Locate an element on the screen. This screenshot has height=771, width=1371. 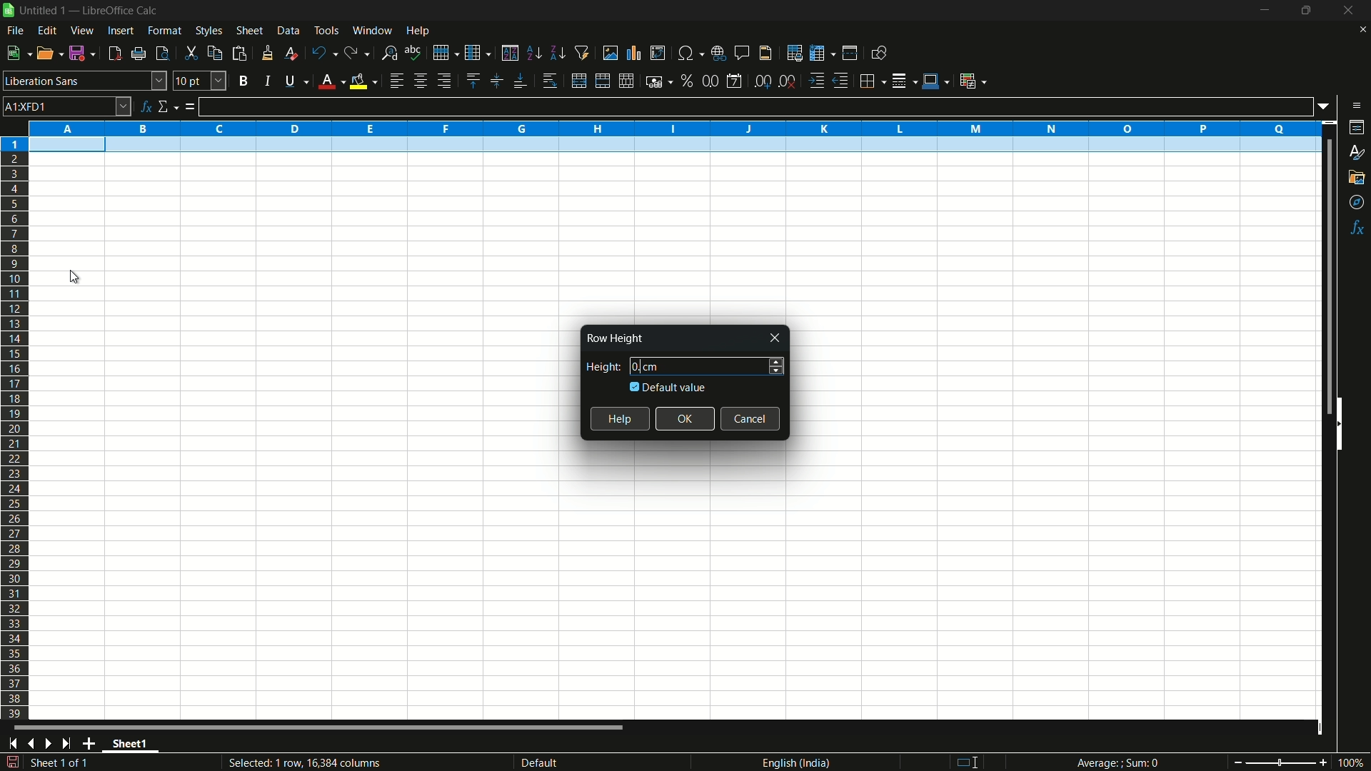
border color is located at coordinates (935, 79).